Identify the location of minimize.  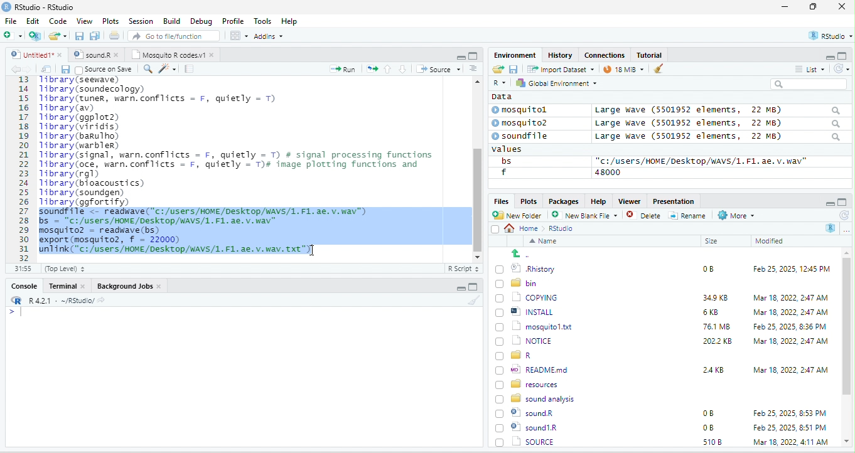
(459, 289).